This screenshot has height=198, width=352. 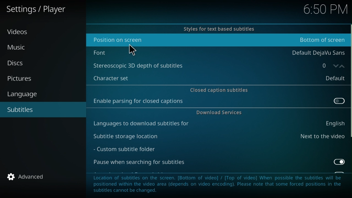 I want to click on Enable parsing for closed captions, so click(x=218, y=102).